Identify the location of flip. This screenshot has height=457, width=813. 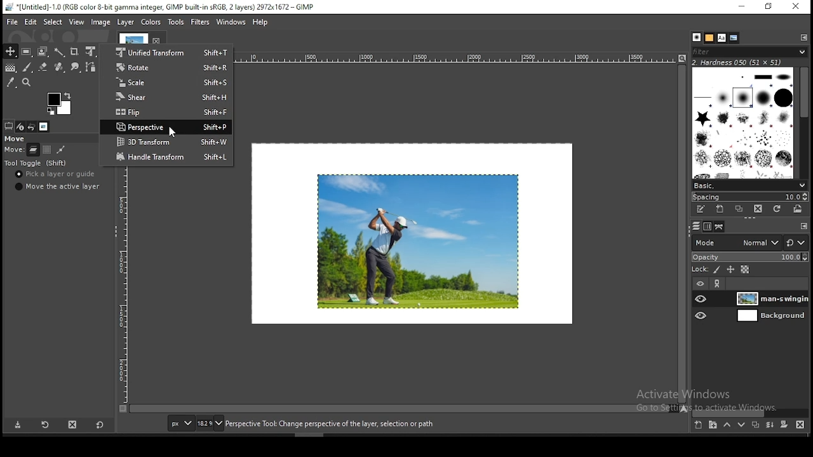
(167, 113).